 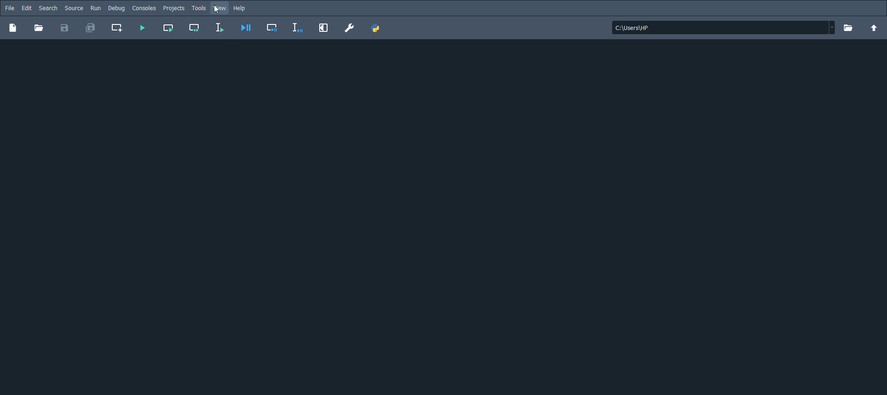 I want to click on Run current cell and go to the next one, so click(x=194, y=27).